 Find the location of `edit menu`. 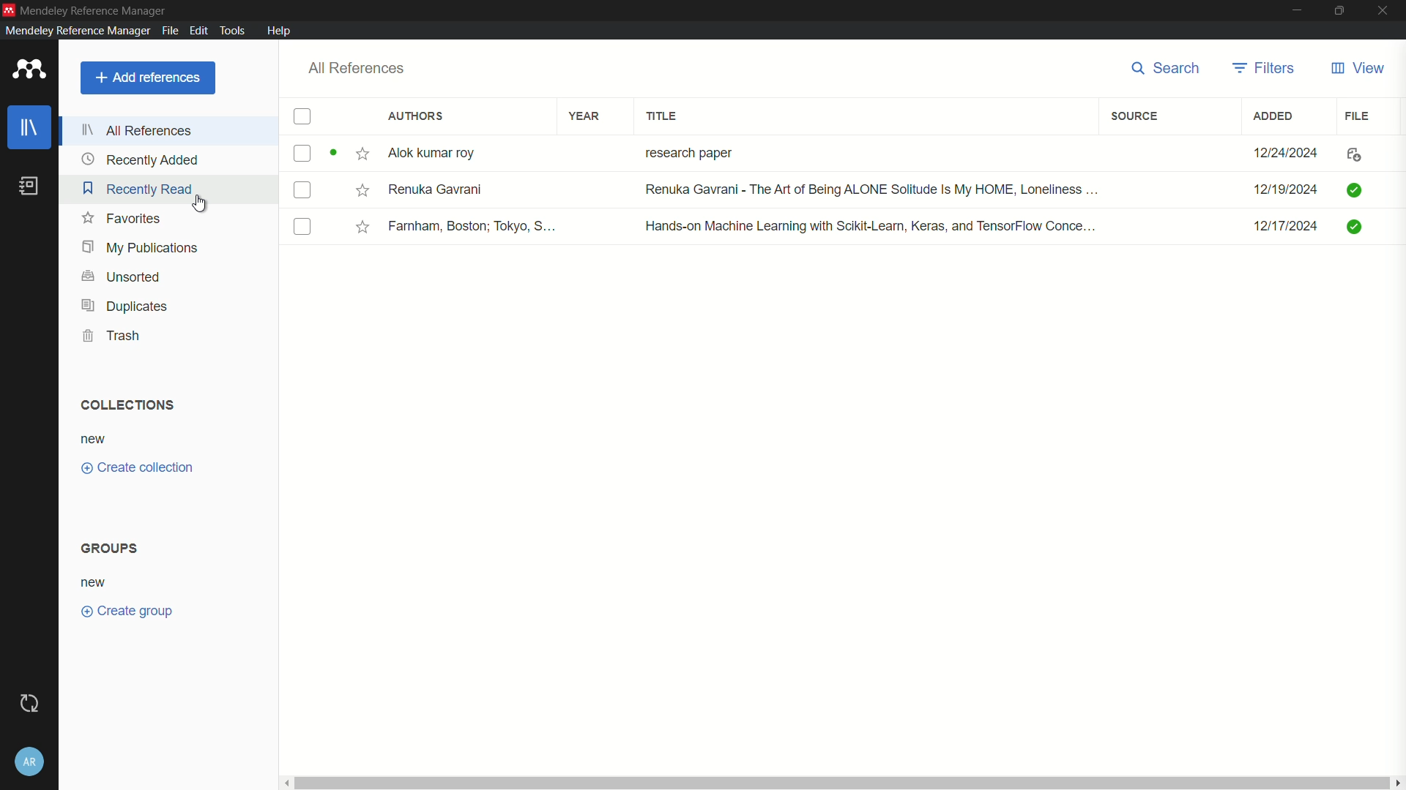

edit menu is located at coordinates (199, 31).